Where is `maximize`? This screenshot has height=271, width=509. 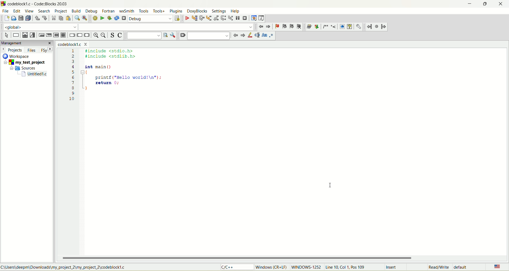 maximize is located at coordinates (483, 5).